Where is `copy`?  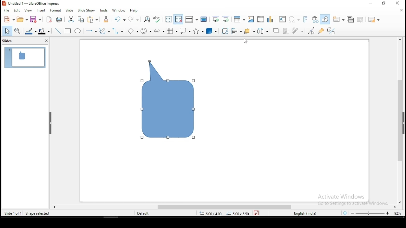 copy is located at coordinates (82, 19).